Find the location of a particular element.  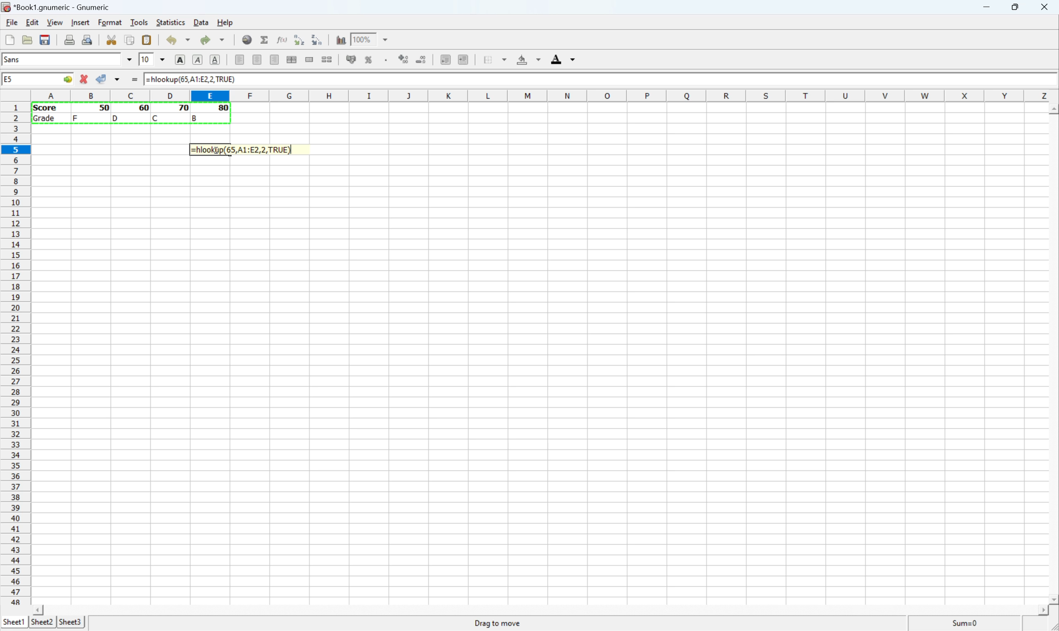

80 is located at coordinates (224, 109).